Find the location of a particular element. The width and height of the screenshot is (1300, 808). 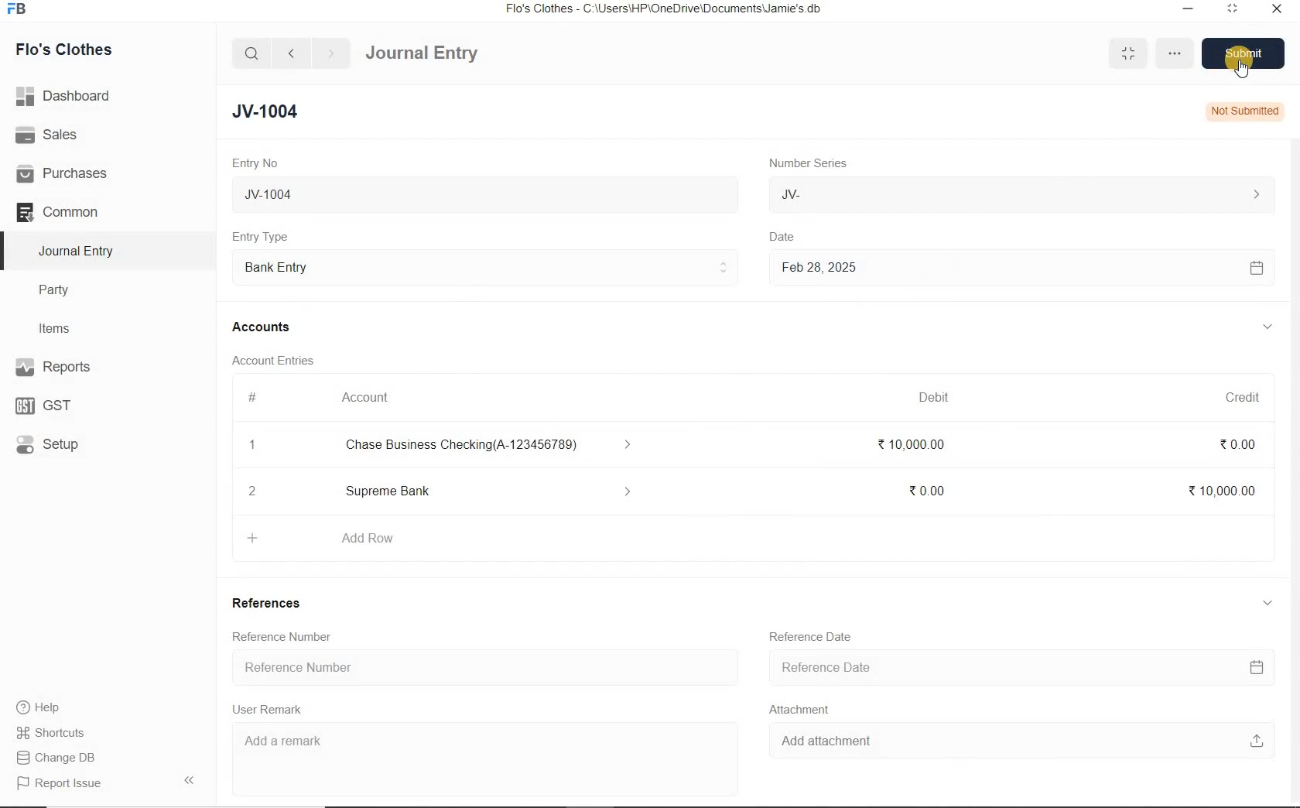

Add Row is located at coordinates (489, 488).